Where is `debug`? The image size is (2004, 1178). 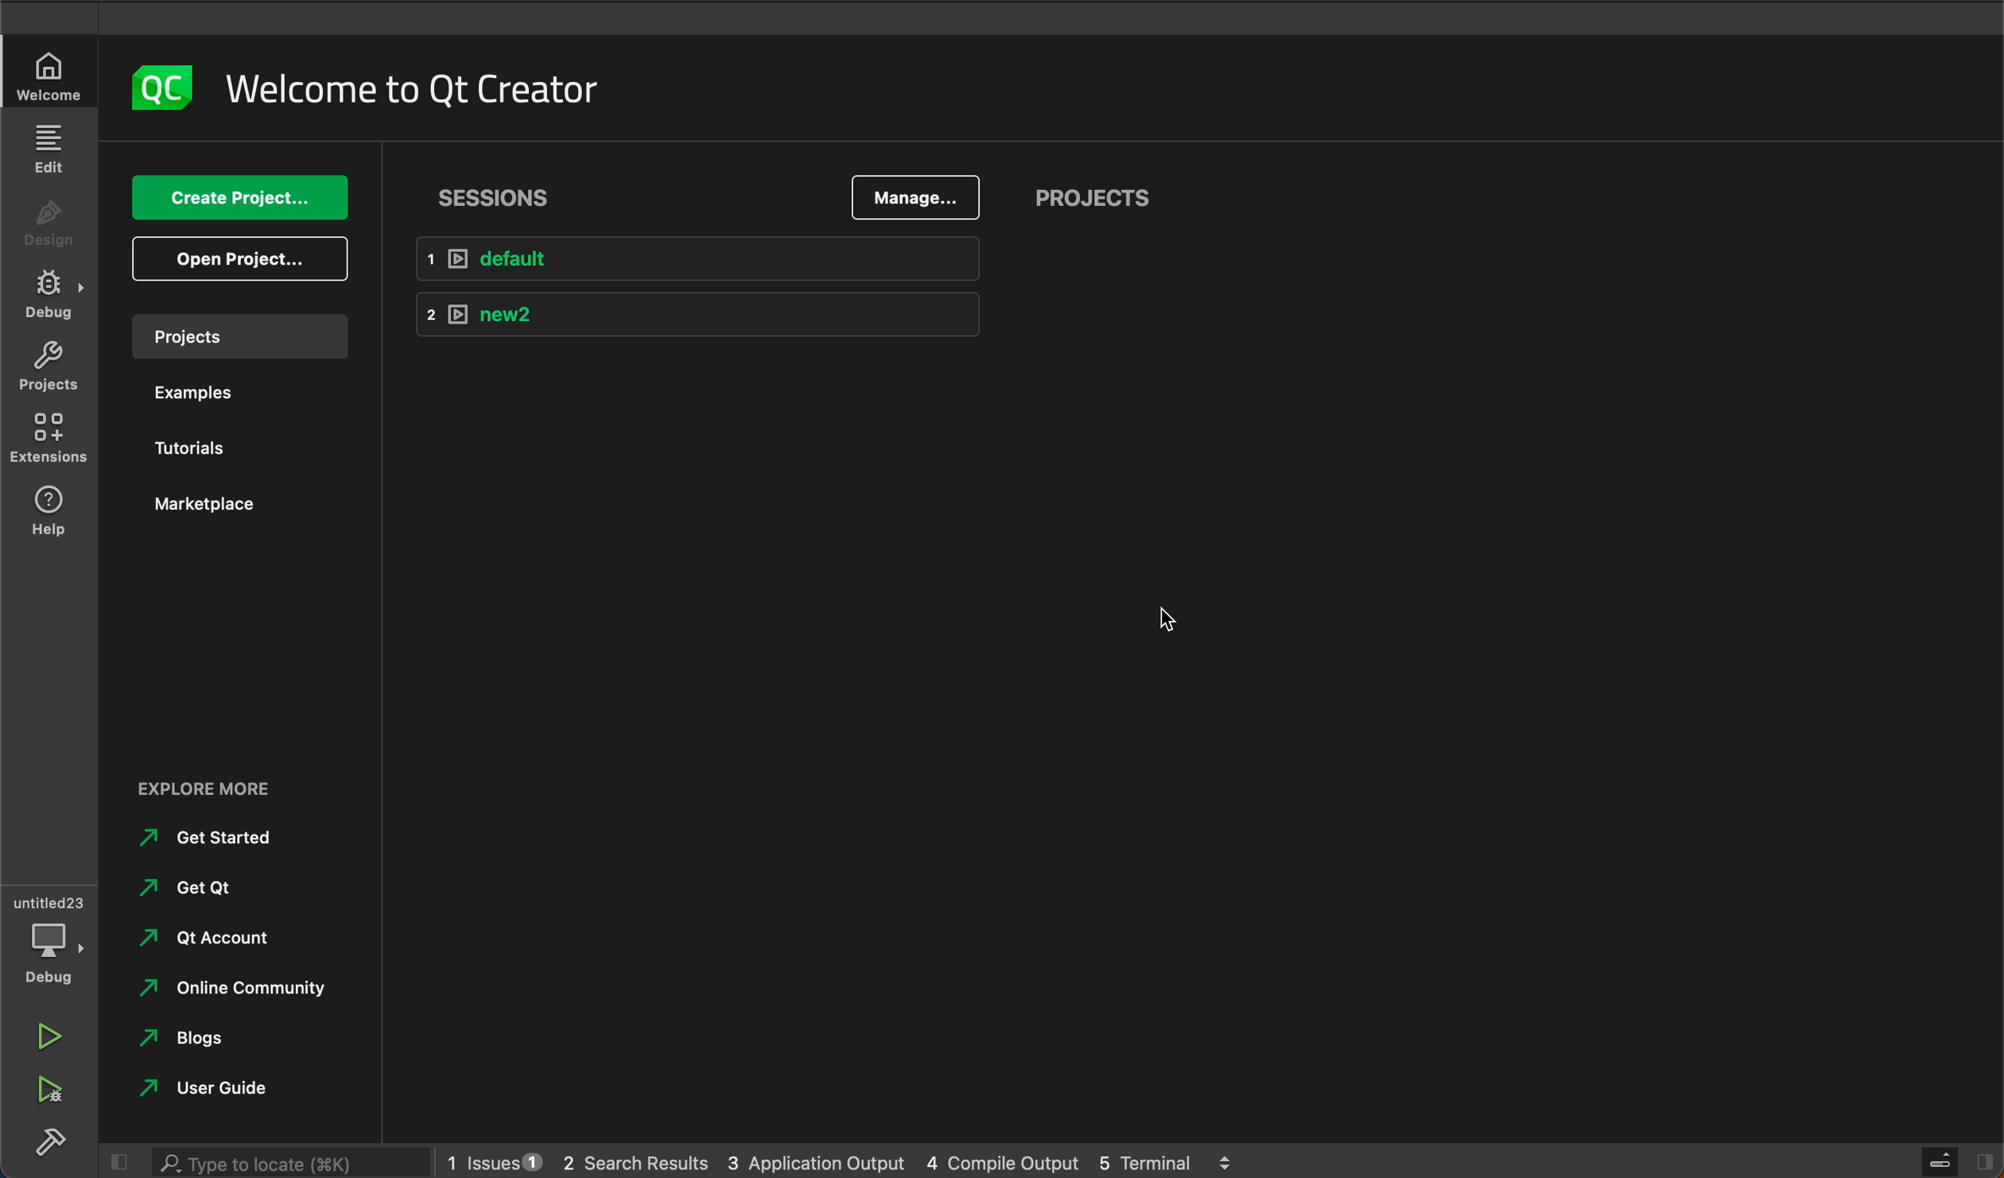
debug is located at coordinates (51, 300).